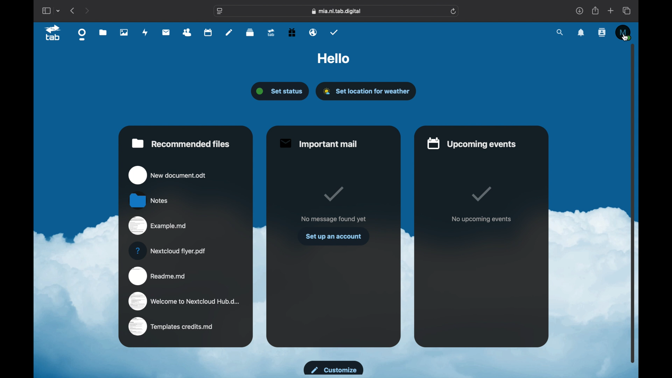 This screenshot has height=378, width=672. I want to click on set up an account, so click(334, 236).